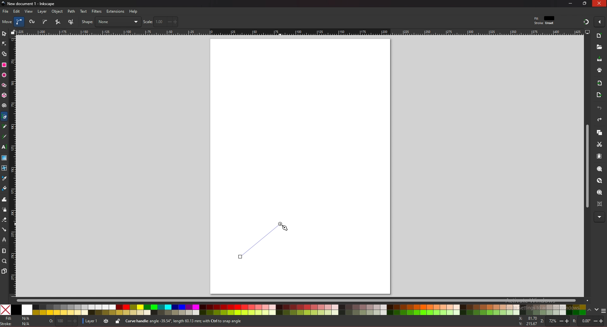 The height and width of the screenshot is (327, 607). What do you see at coordinates (5, 11) in the screenshot?
I see `file` at bounding box center [5, 11].